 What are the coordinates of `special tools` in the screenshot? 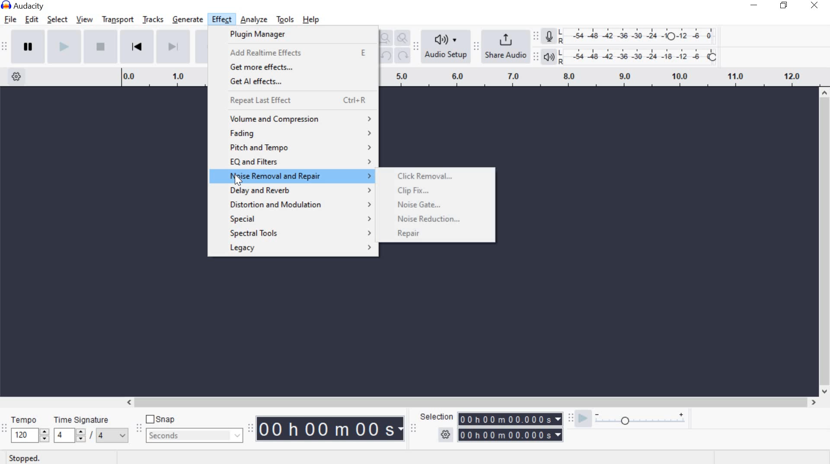 It's located at (300, 234).